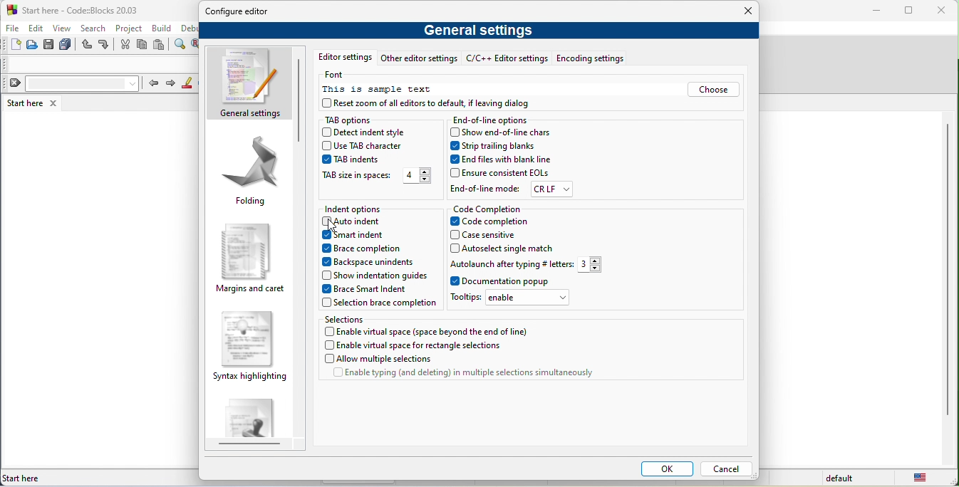  Describe the element at coordinates (368, 132) in the screenshot. I see `direct indent style` at that location.